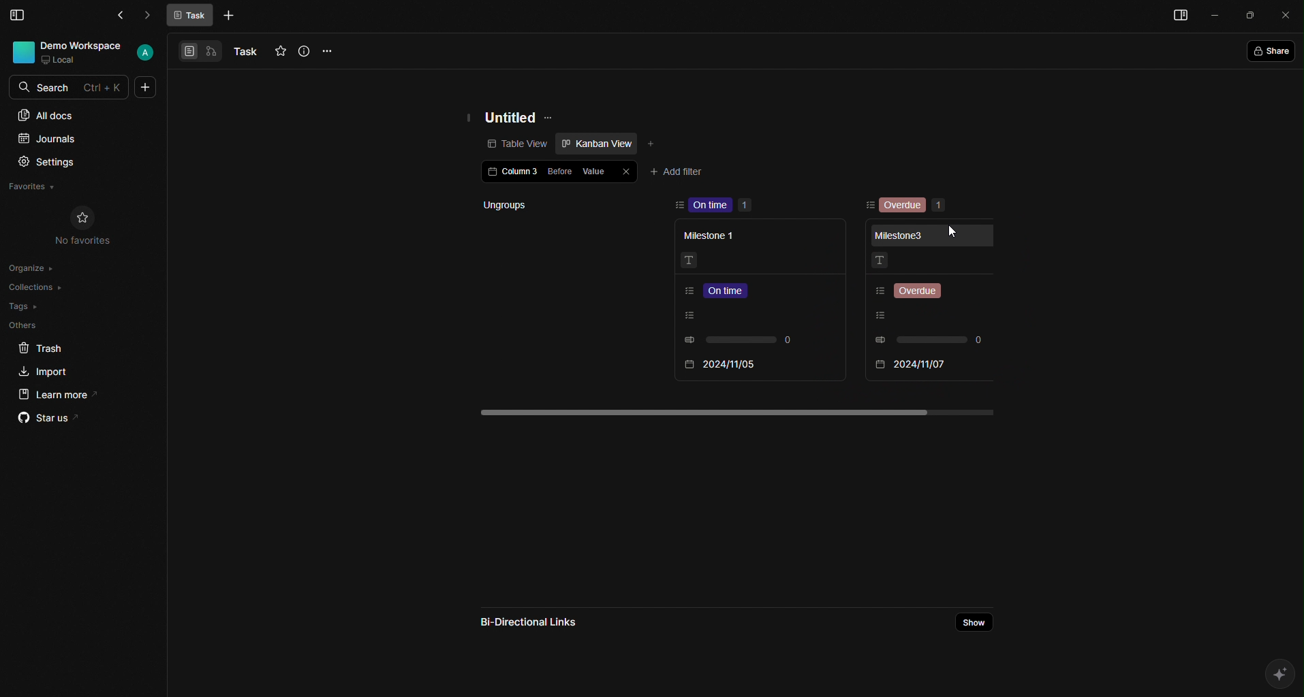 Image resolution: width=1304 pixels, height=697 pixels. Describe the element at coordinates (83, 227) in the screenshot. I see `No Favorites` at that location.